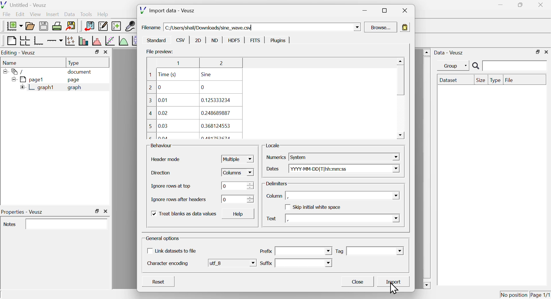  What do you see at coordinates (546, 52) in the screenshot?
I see `close` at bounding box center [546, 52].